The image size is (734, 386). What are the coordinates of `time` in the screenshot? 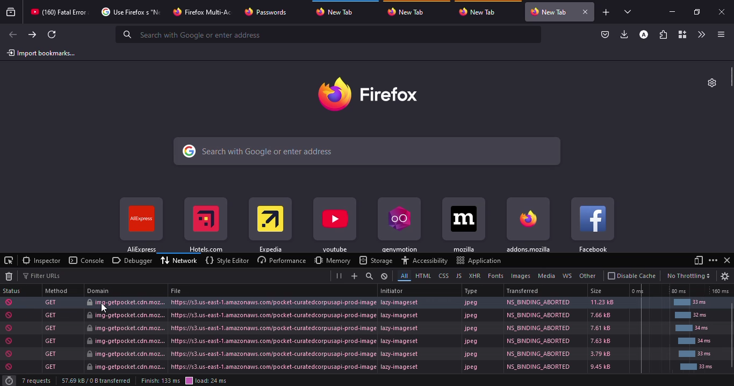 It's located at (9, 381).